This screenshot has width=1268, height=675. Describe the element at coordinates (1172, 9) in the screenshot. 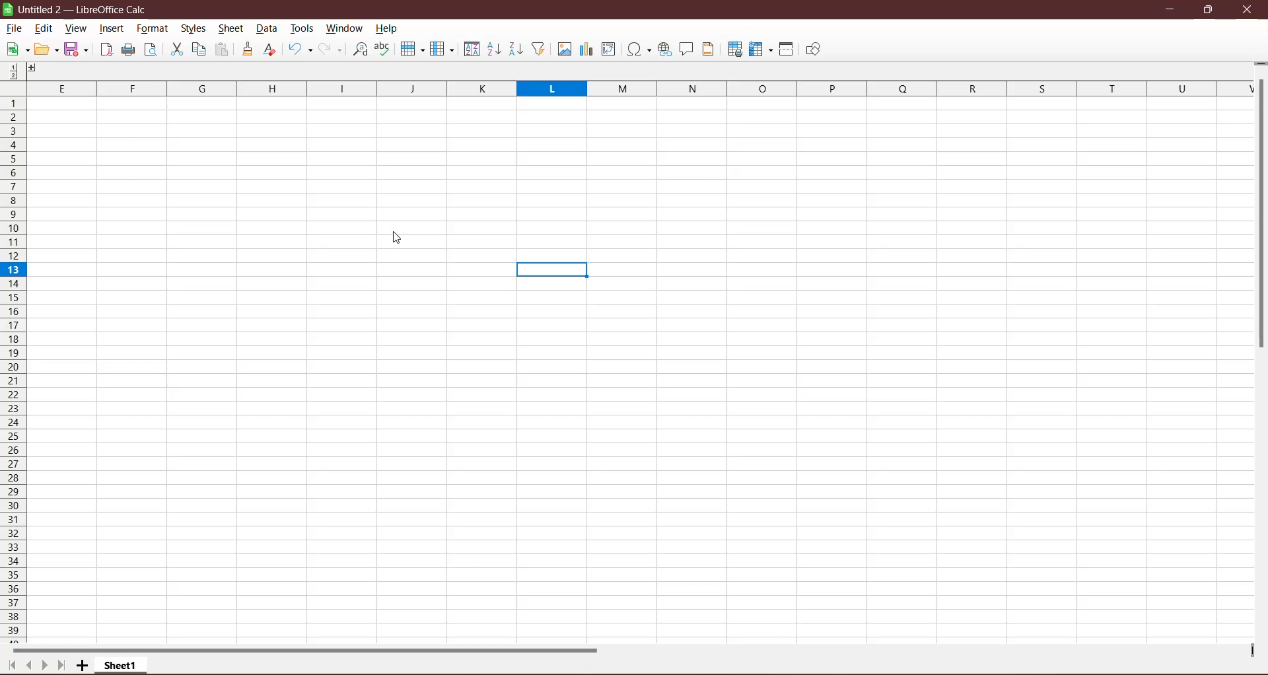

I see `Minimize` at that location.